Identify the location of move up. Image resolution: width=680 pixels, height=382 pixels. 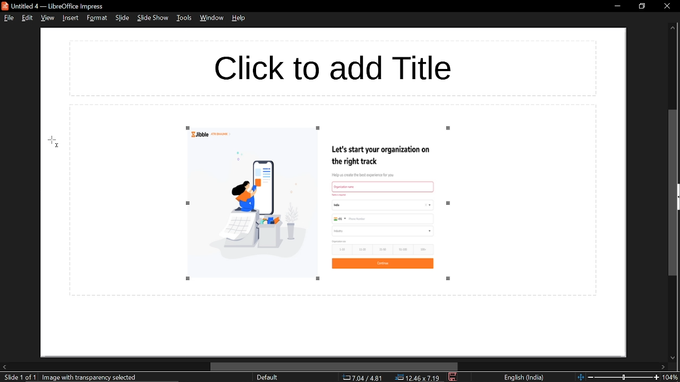
(673, 30).